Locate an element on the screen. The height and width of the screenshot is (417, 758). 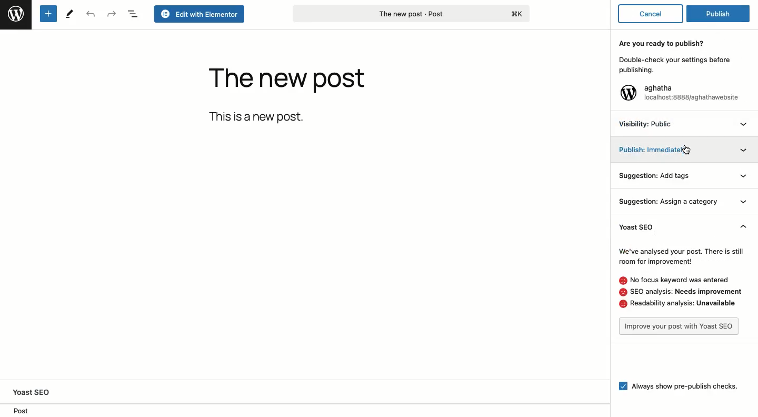
Yoast SEO is located at coordinates (639, 228).